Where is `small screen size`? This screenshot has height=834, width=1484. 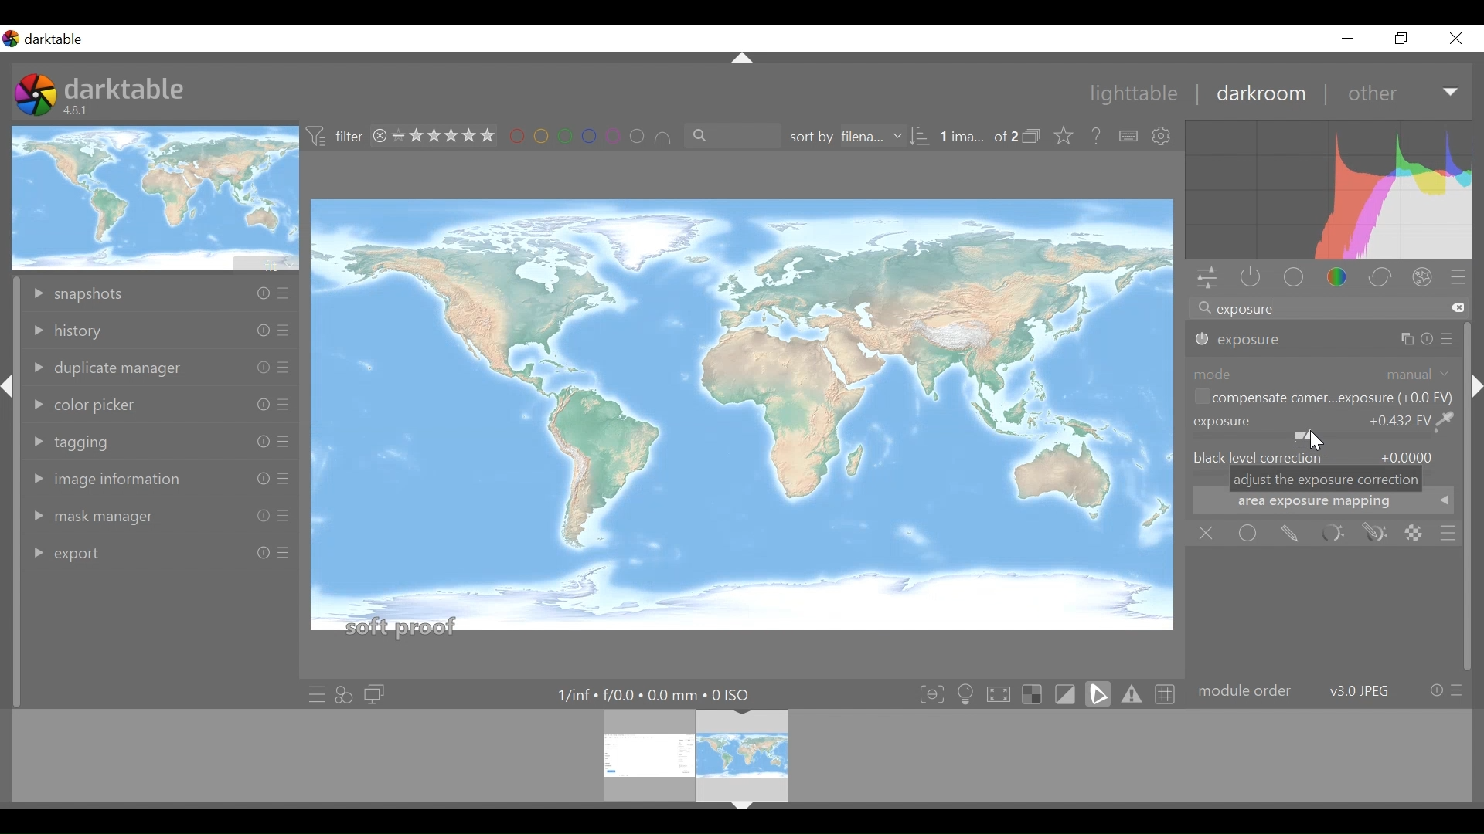
small screen size is located at coordinates (1403, 38).